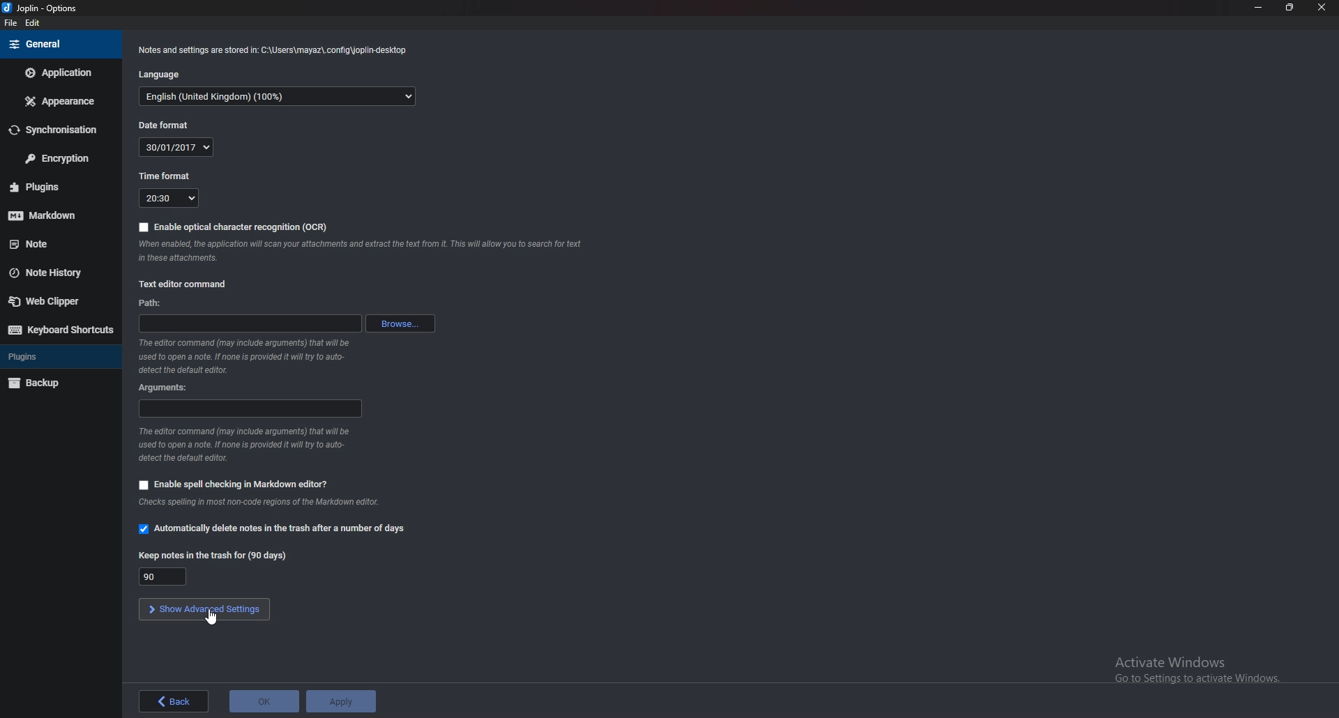 Image resolution: width=1339 pixels, height=718 pixels. I want to click on cursor, so click(212, 618).